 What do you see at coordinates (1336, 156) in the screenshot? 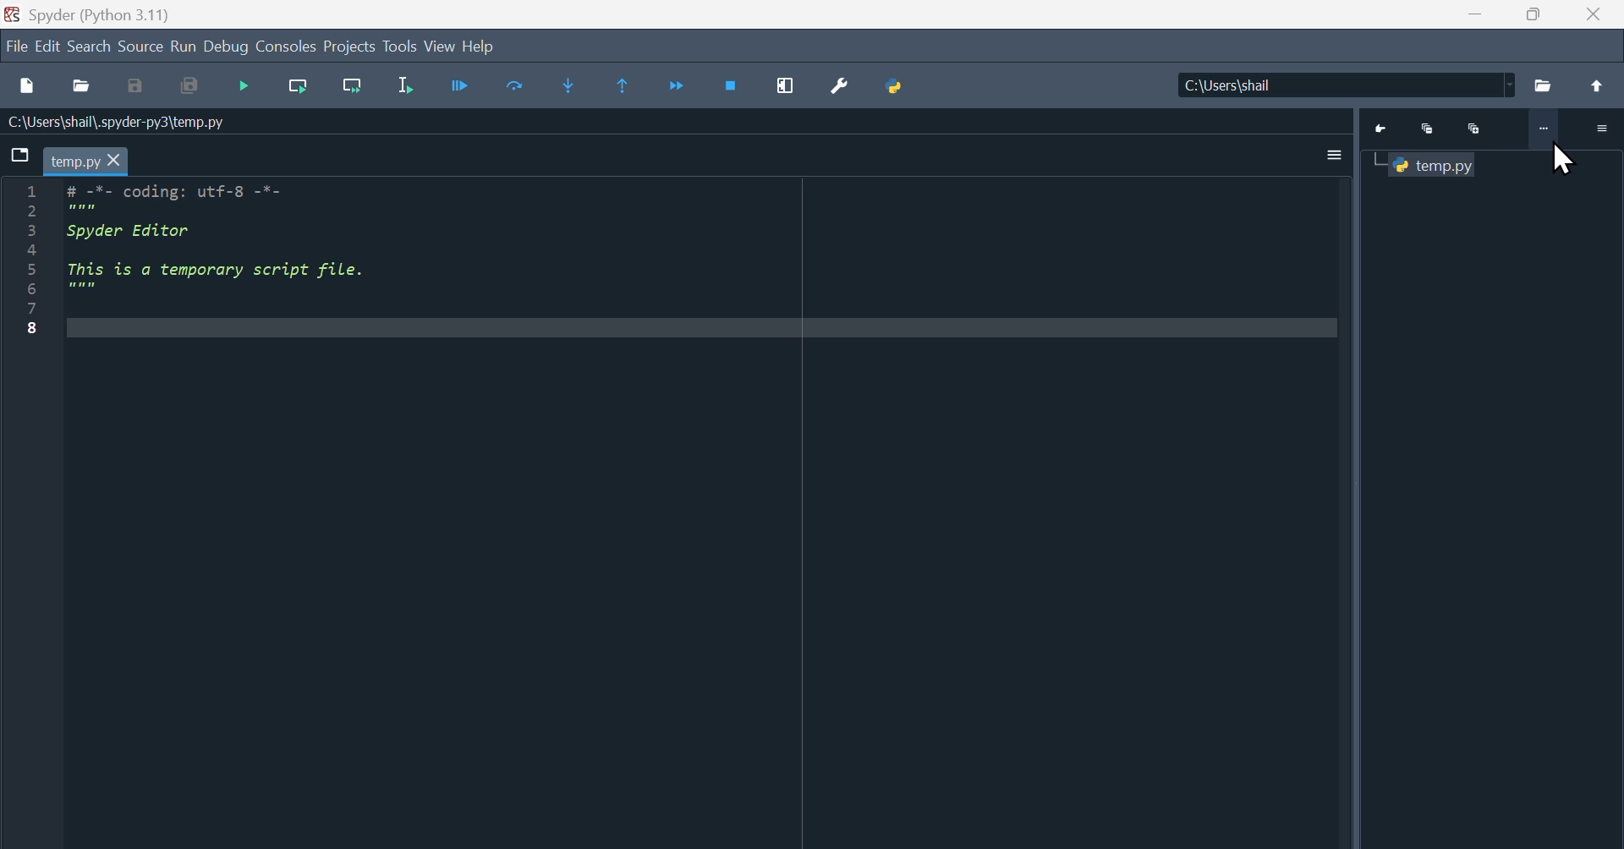
I see `More options` at bounding box center [1336, 156].